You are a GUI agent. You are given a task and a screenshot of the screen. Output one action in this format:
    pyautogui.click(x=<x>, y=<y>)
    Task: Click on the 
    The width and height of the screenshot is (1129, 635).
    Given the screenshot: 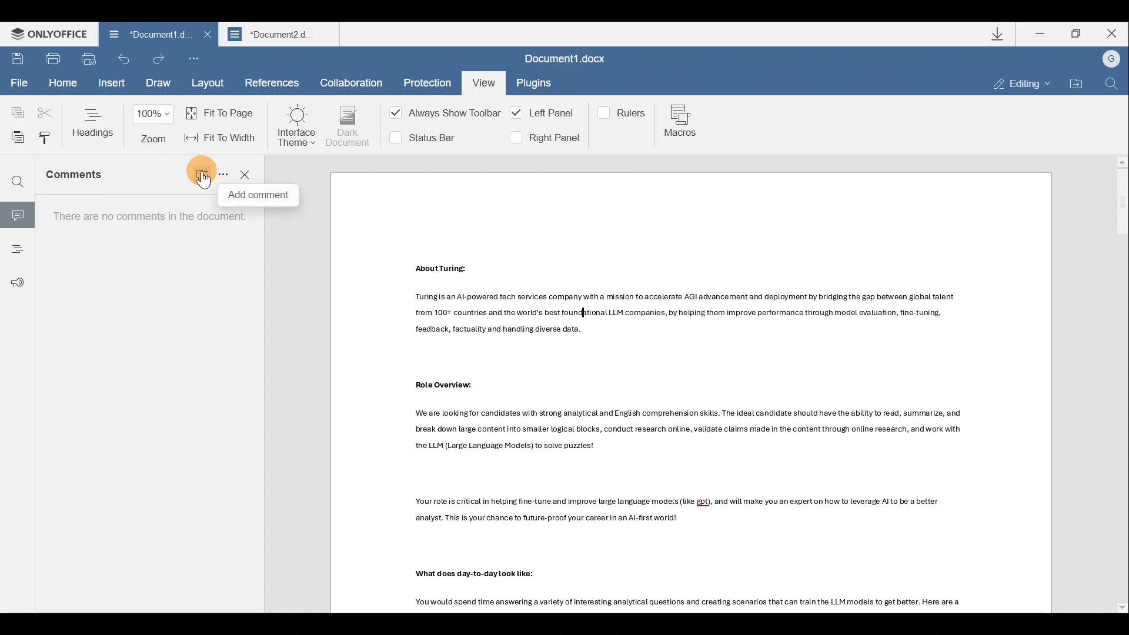 What is the action you would take?
    pyautogui.click(x=676, y=511)
    